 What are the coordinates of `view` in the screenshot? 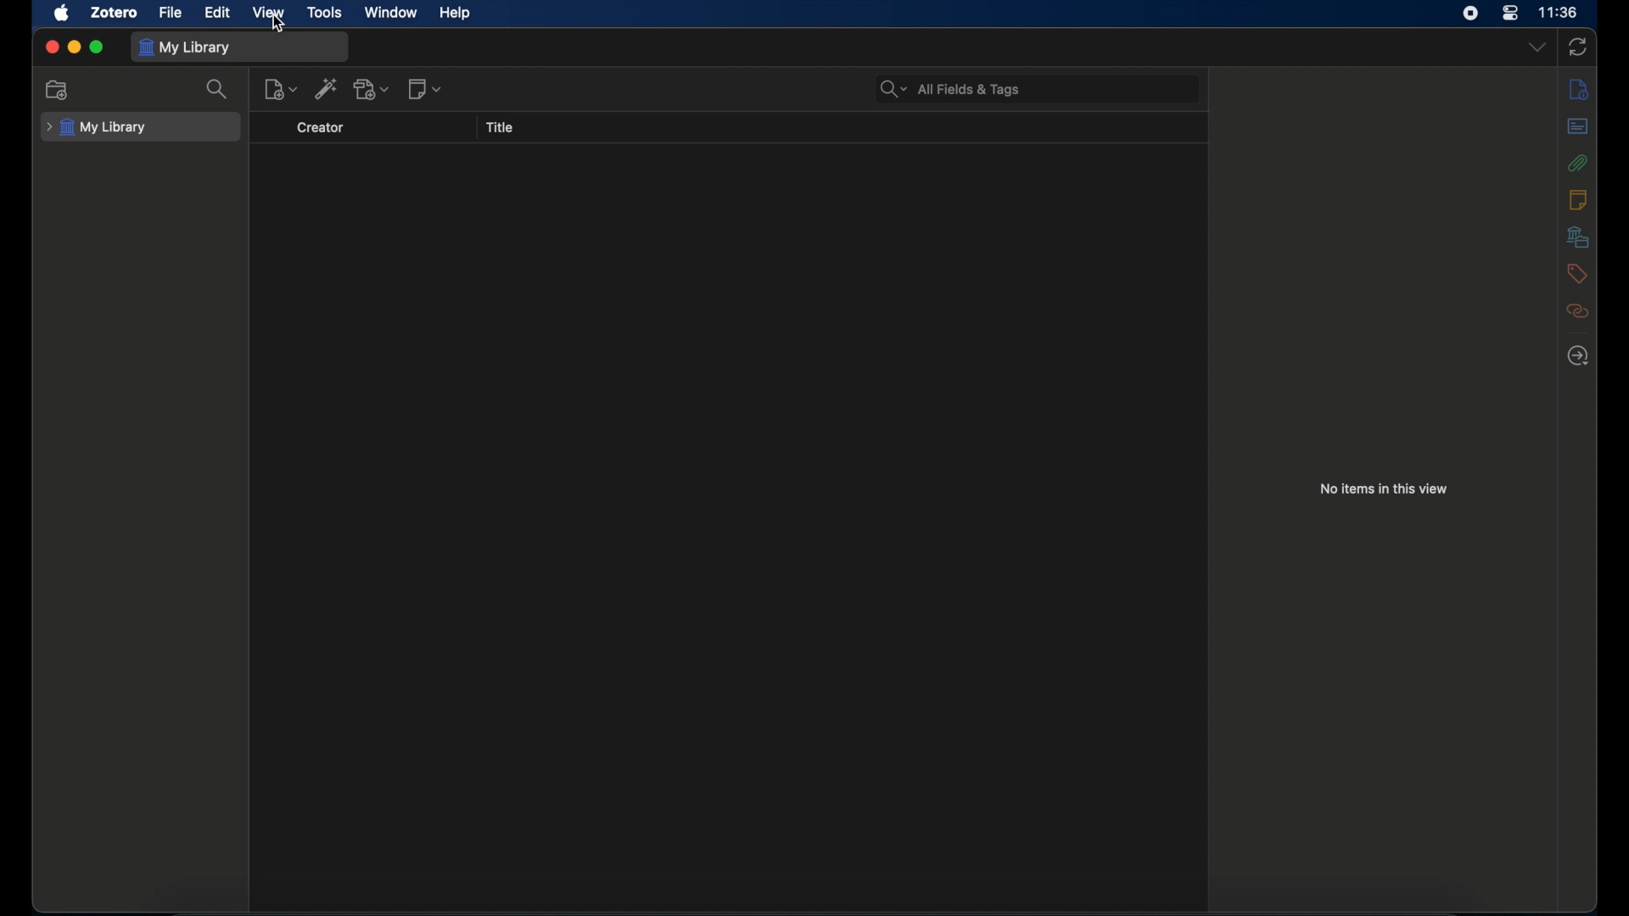 It's located at (269, 13).